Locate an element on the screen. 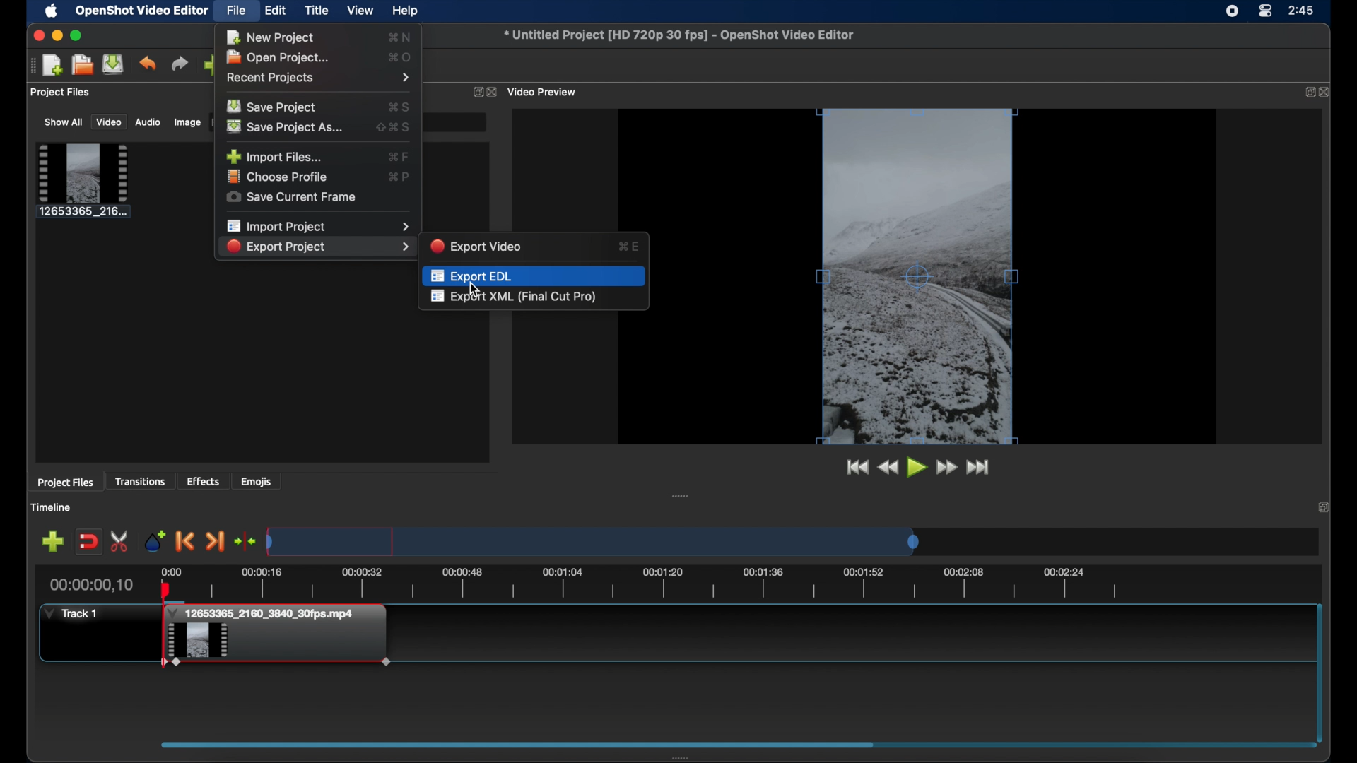 This screenshot has width=1357, height=763. redo is located at coordinates (180, 63).